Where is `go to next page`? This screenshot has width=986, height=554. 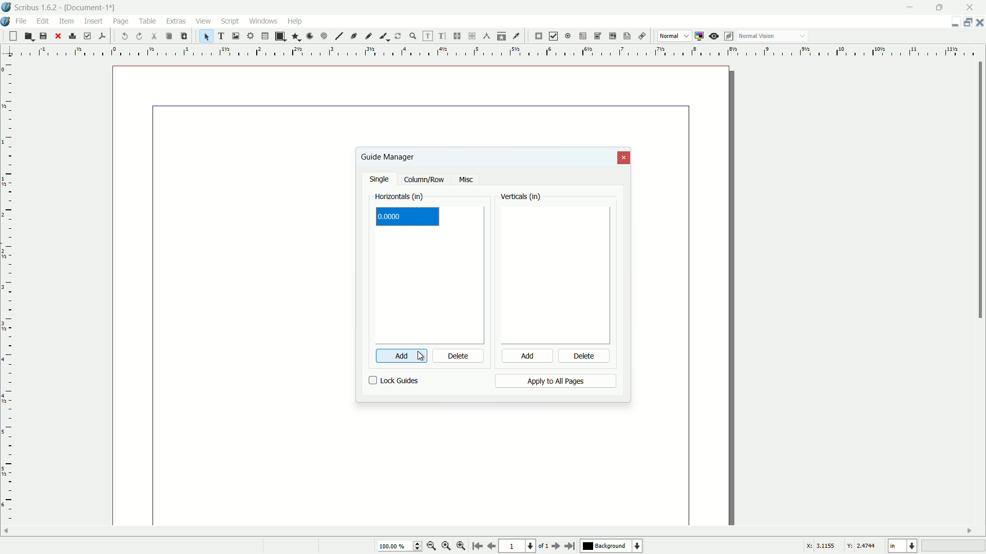 go to next page is located at coordinates (554, 546).